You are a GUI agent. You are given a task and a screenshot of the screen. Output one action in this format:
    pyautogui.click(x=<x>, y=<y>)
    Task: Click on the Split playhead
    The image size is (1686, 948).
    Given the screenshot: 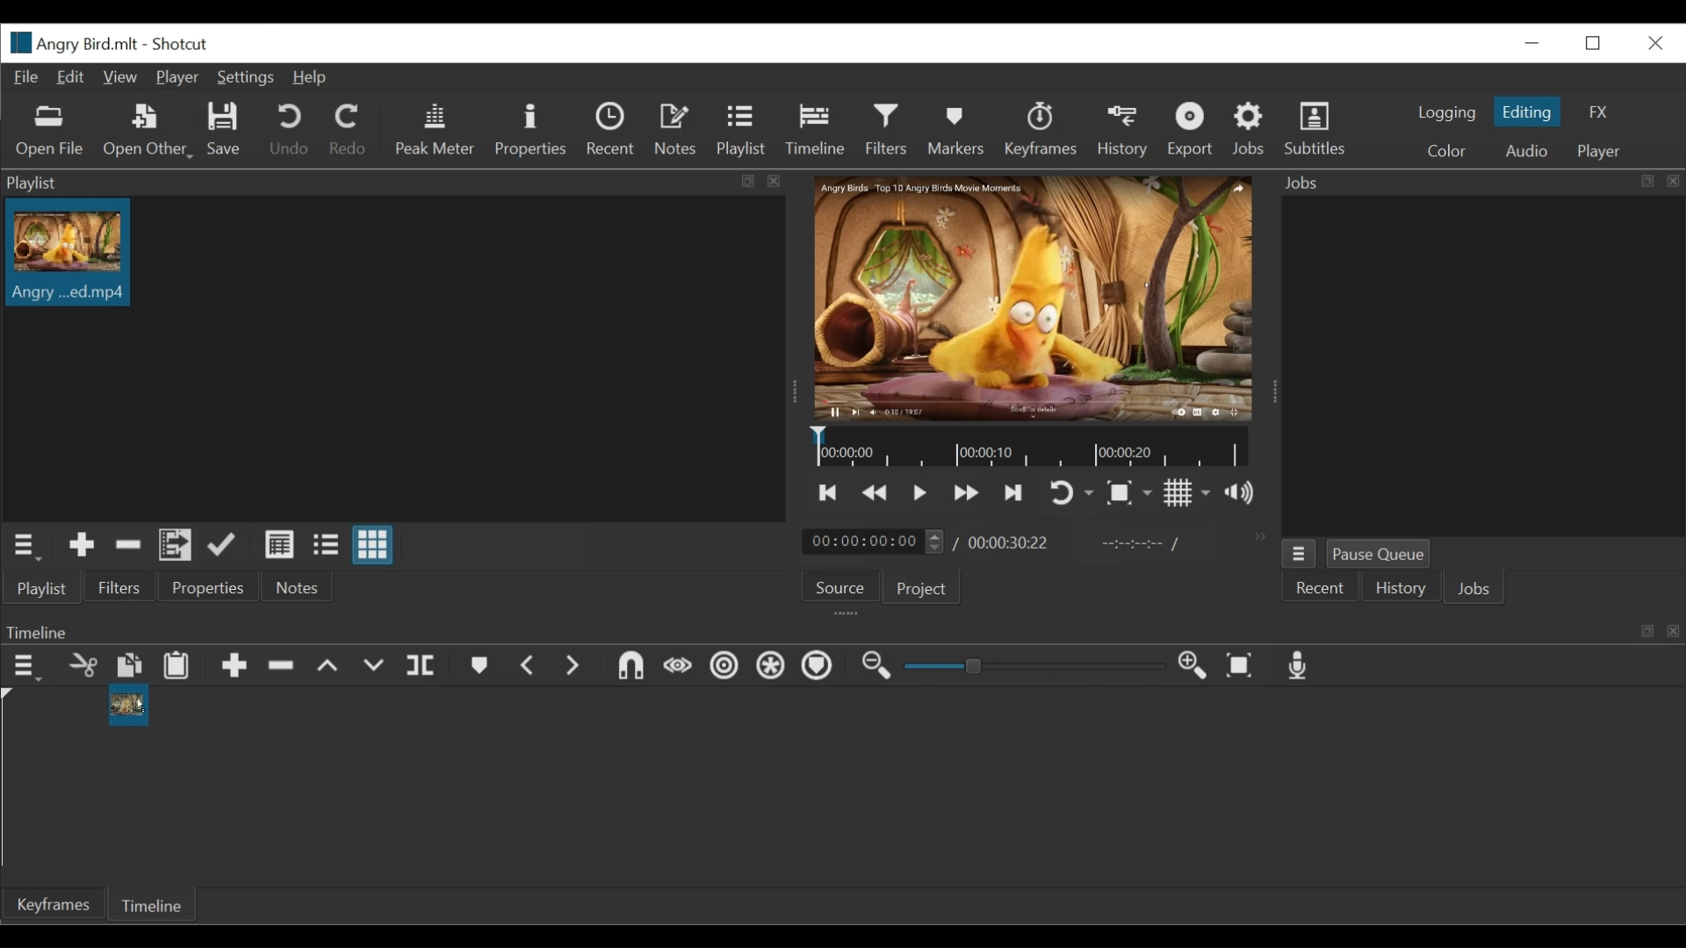 What is the action you would take?
    pyautogui.click(x=423, y=666)
    